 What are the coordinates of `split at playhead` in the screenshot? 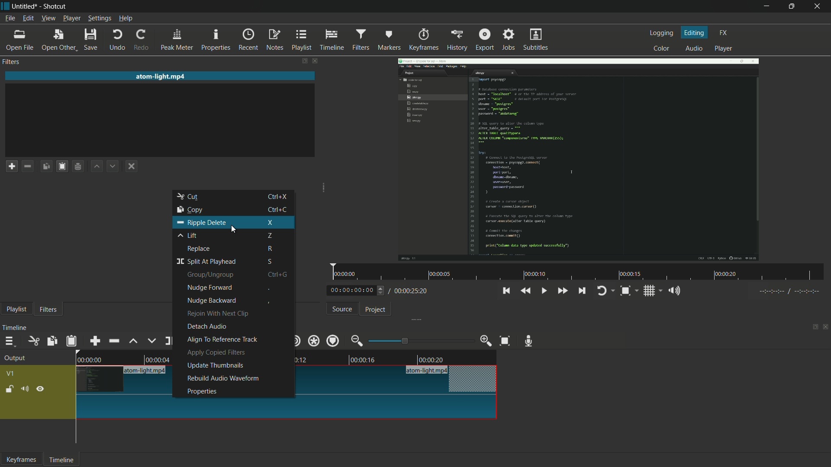 It's located at (171, 341).